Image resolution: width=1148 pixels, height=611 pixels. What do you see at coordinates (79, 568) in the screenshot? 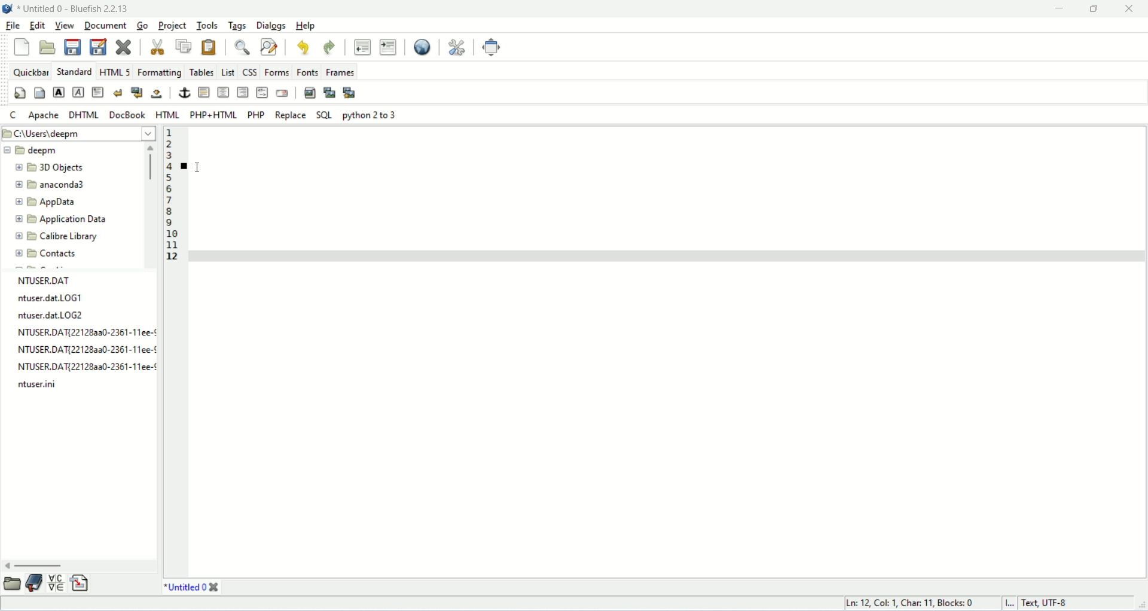
I see `horizontal scroll bar` at bounding box center [79, 568].